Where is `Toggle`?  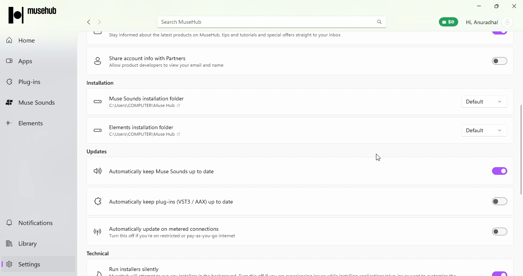
Toggle is located at coordinates (500, 200).